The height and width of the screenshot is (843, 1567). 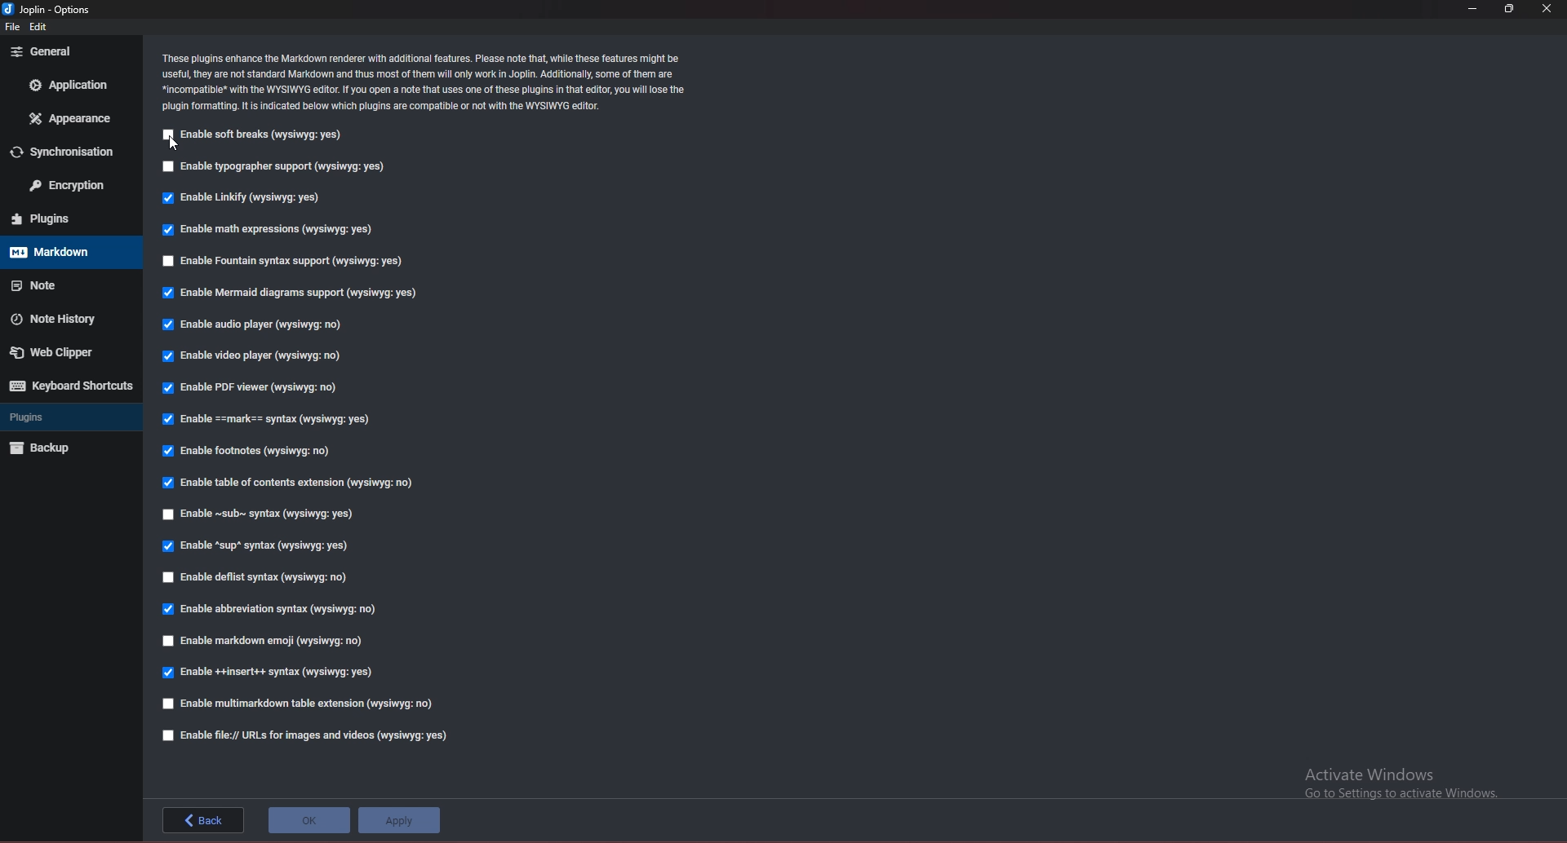 What do you see at coordinates (64, 319) in the screenshot?
I see `note history` at bounding box center [64, 319].